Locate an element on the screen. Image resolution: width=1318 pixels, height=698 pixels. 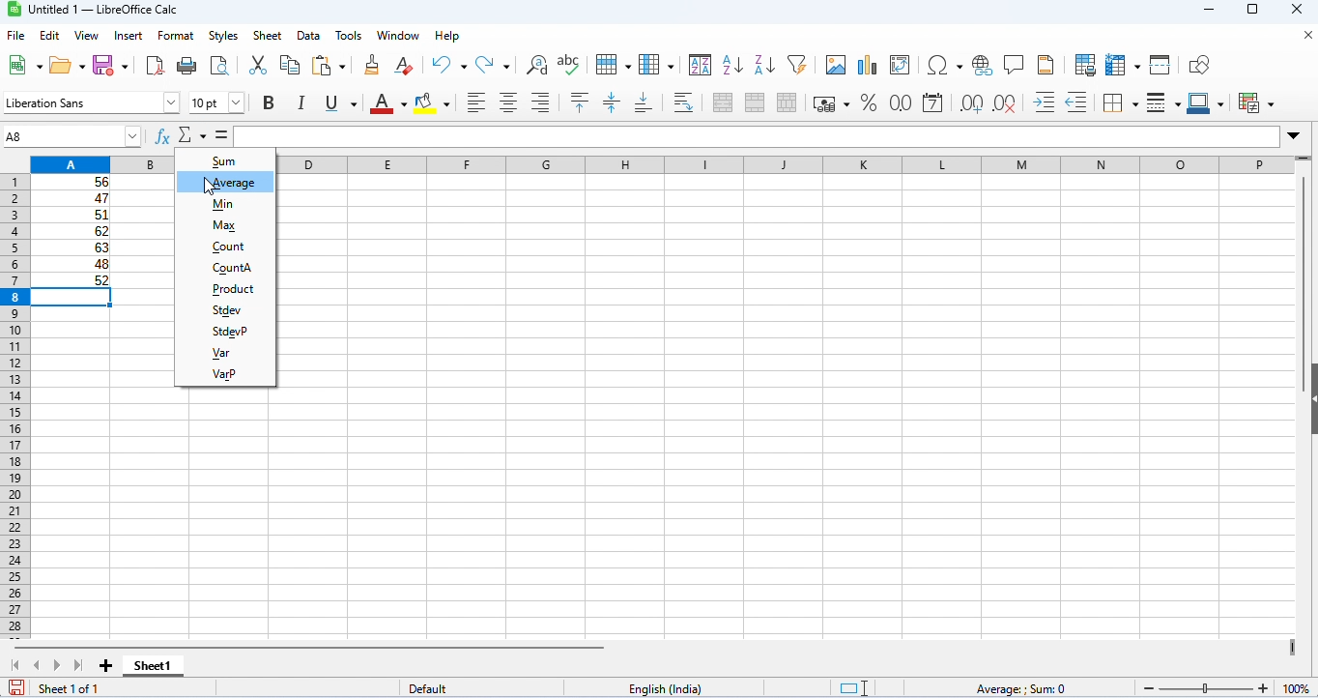
varp is located at coordinates (223, 373).